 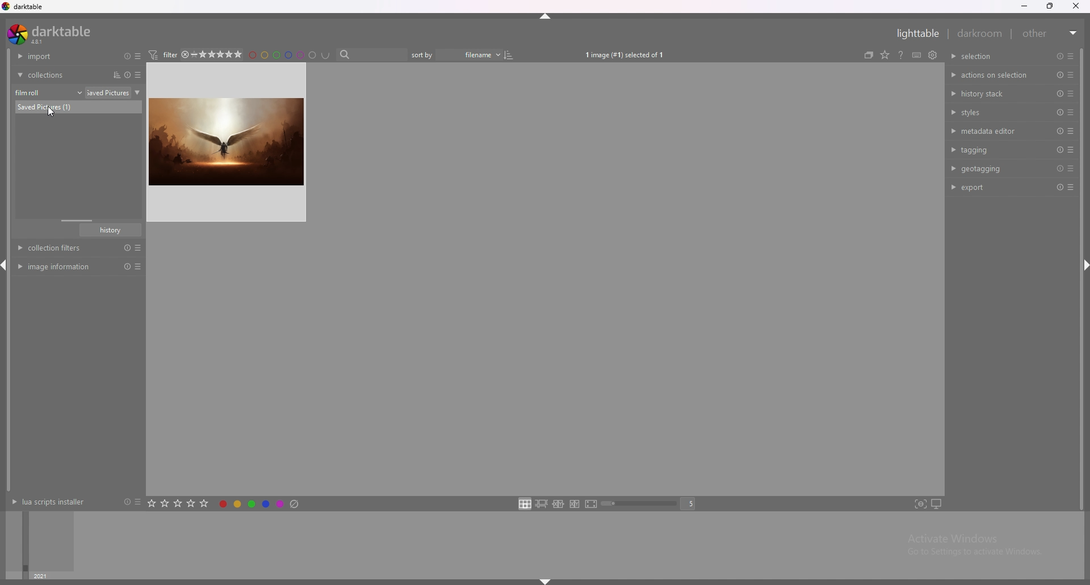 I want to click on reset, so click(x=1060, y=112).